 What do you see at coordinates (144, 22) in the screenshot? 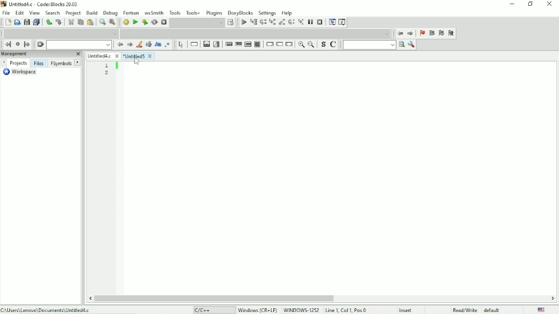
I see `Build and run` at bounding box center [144, 22].